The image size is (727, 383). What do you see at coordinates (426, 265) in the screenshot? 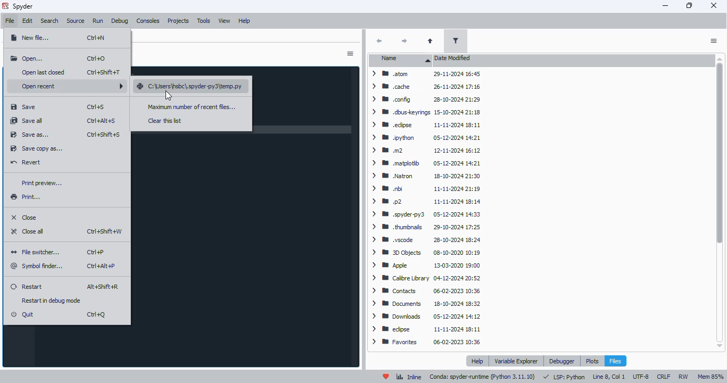
I see `> Wm Apple 13-03-2020 19:00` at bounding box center [426, 265].